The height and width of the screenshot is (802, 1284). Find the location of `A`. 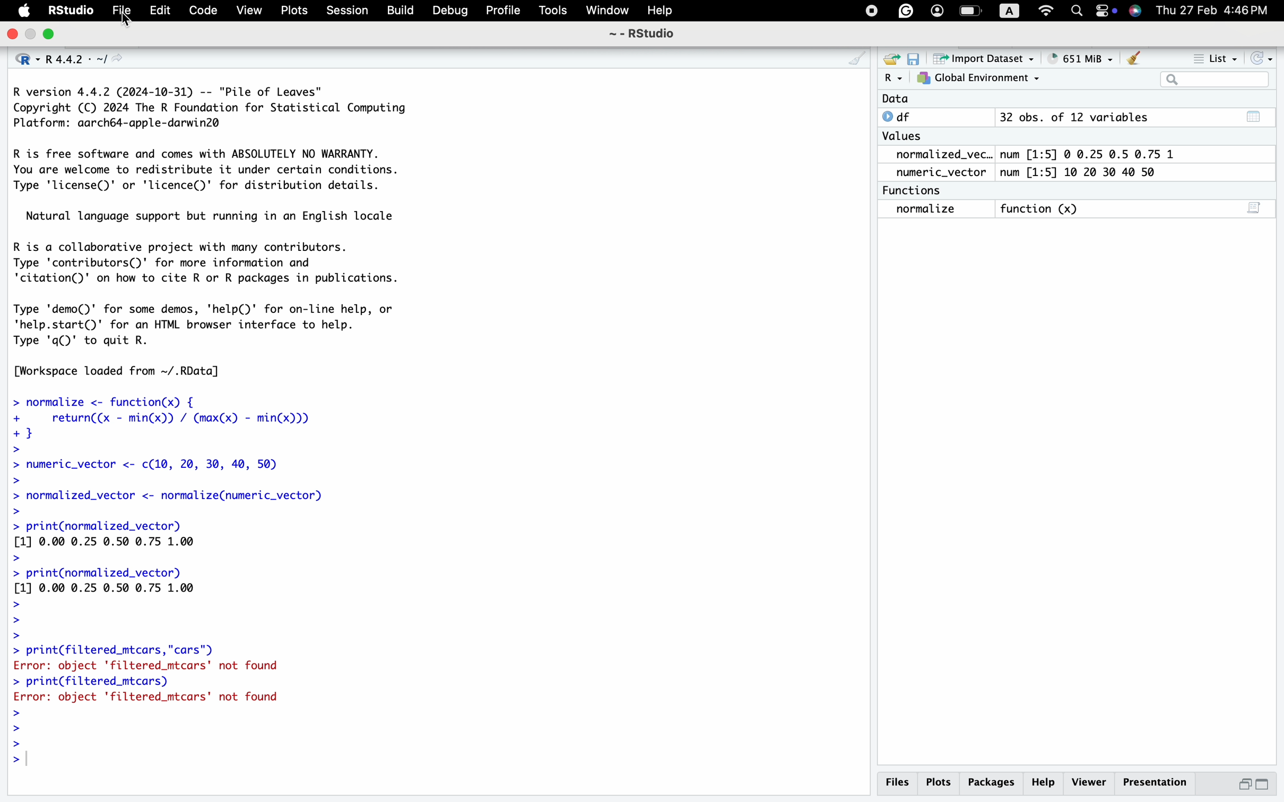

A is located at coordinates (1009, 10).